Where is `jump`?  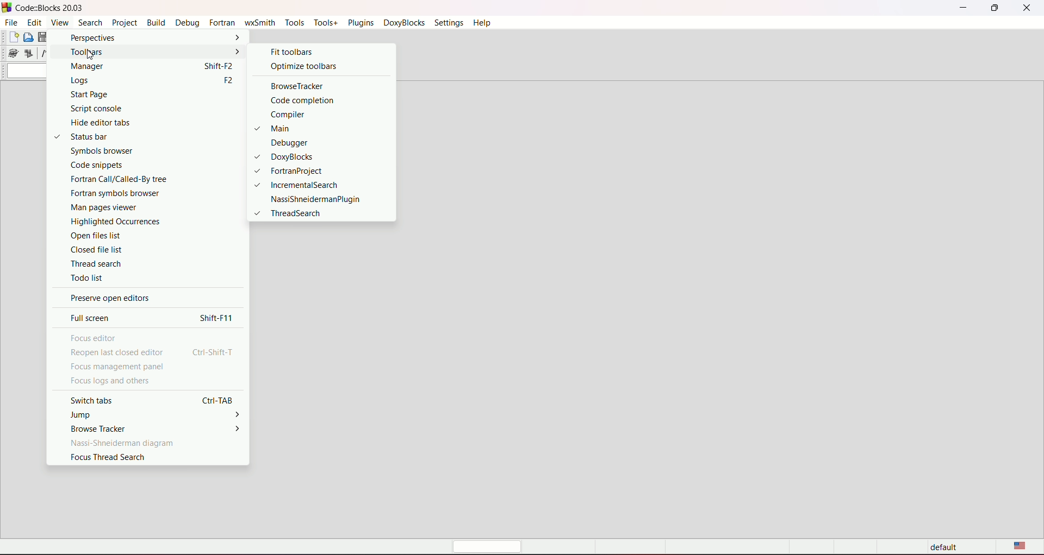
jump is located at coordinates (82, 415).